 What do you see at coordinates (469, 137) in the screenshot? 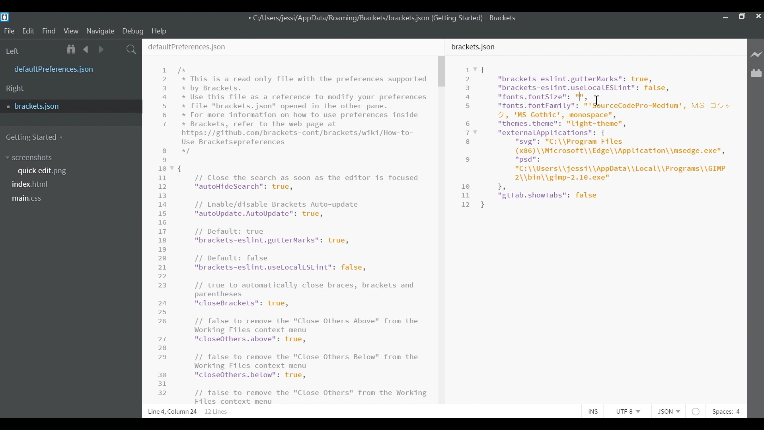
I see `Line Number` at bounding box center [469, 137].